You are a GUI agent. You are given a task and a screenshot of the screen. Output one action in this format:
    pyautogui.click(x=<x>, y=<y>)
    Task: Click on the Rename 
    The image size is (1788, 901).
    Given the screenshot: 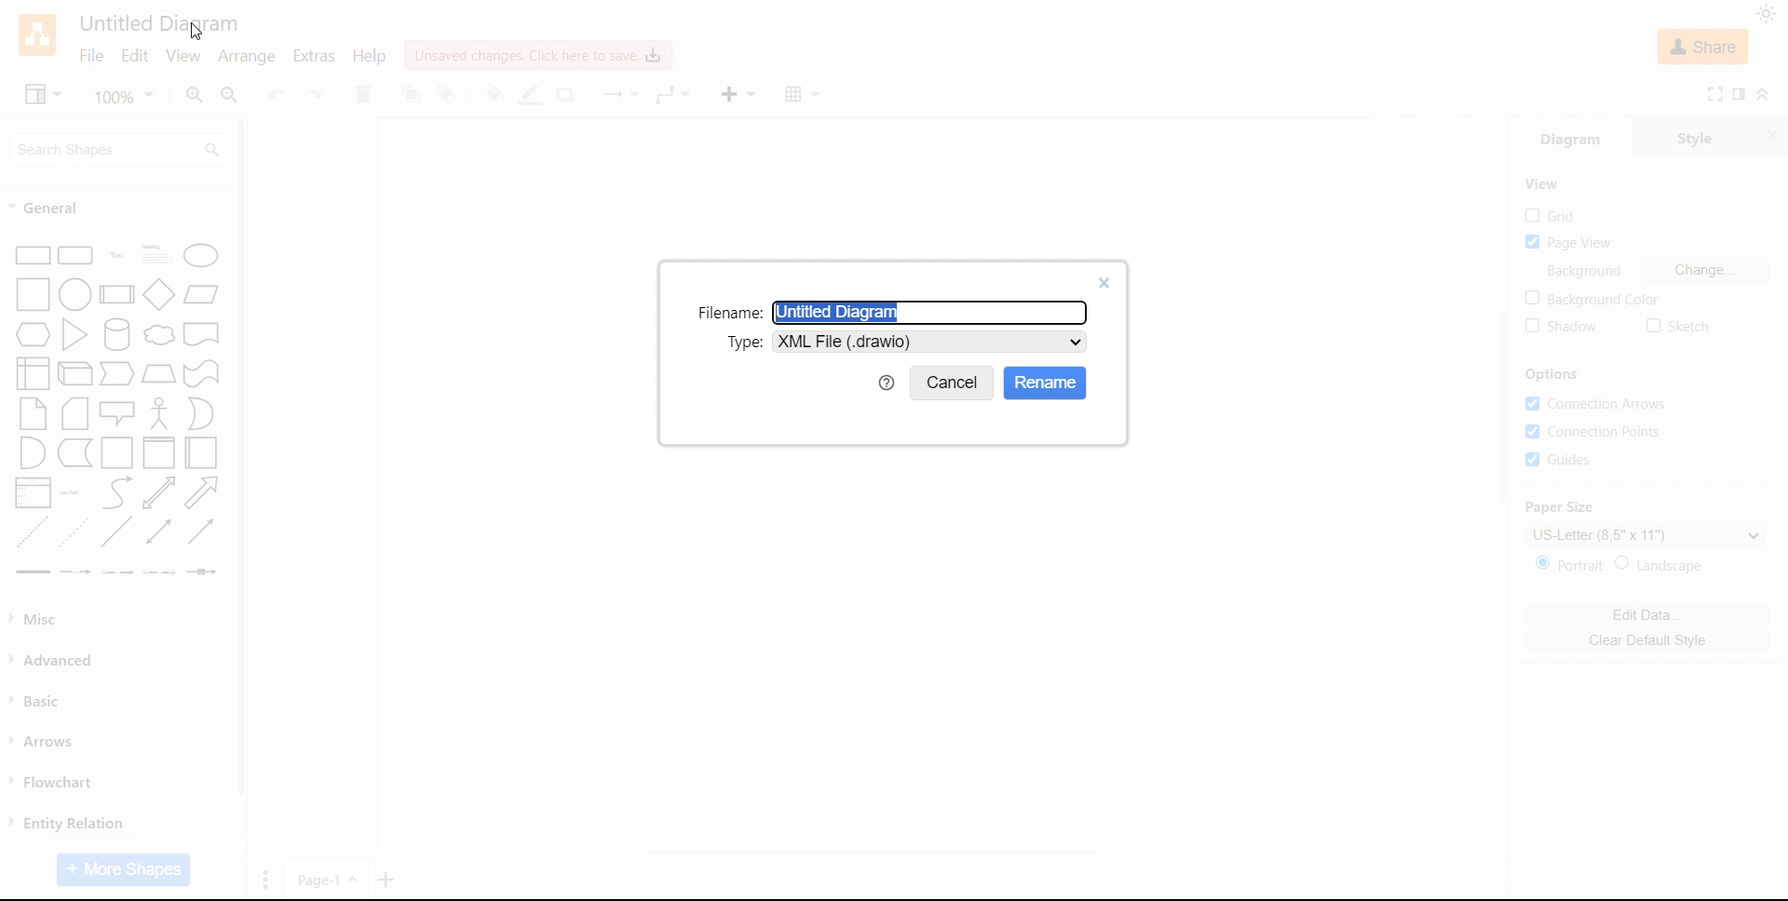 What is the action you would take?
    pyautogui.click(x=1046, y=383)
    